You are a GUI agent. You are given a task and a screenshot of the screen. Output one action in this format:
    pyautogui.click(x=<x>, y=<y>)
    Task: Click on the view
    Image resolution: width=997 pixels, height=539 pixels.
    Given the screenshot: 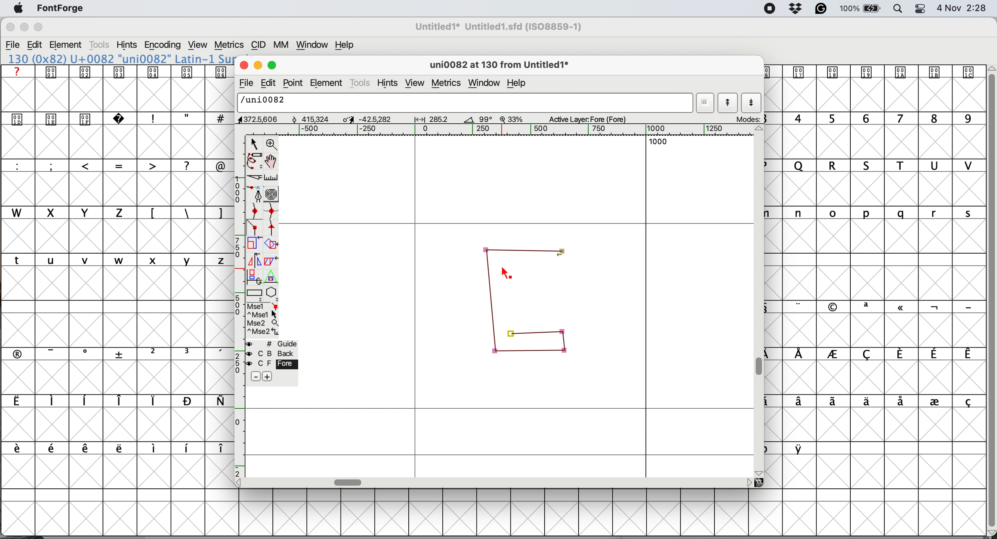 What is the action you would take?
    pyautogui.click(x=199, y=45)
    